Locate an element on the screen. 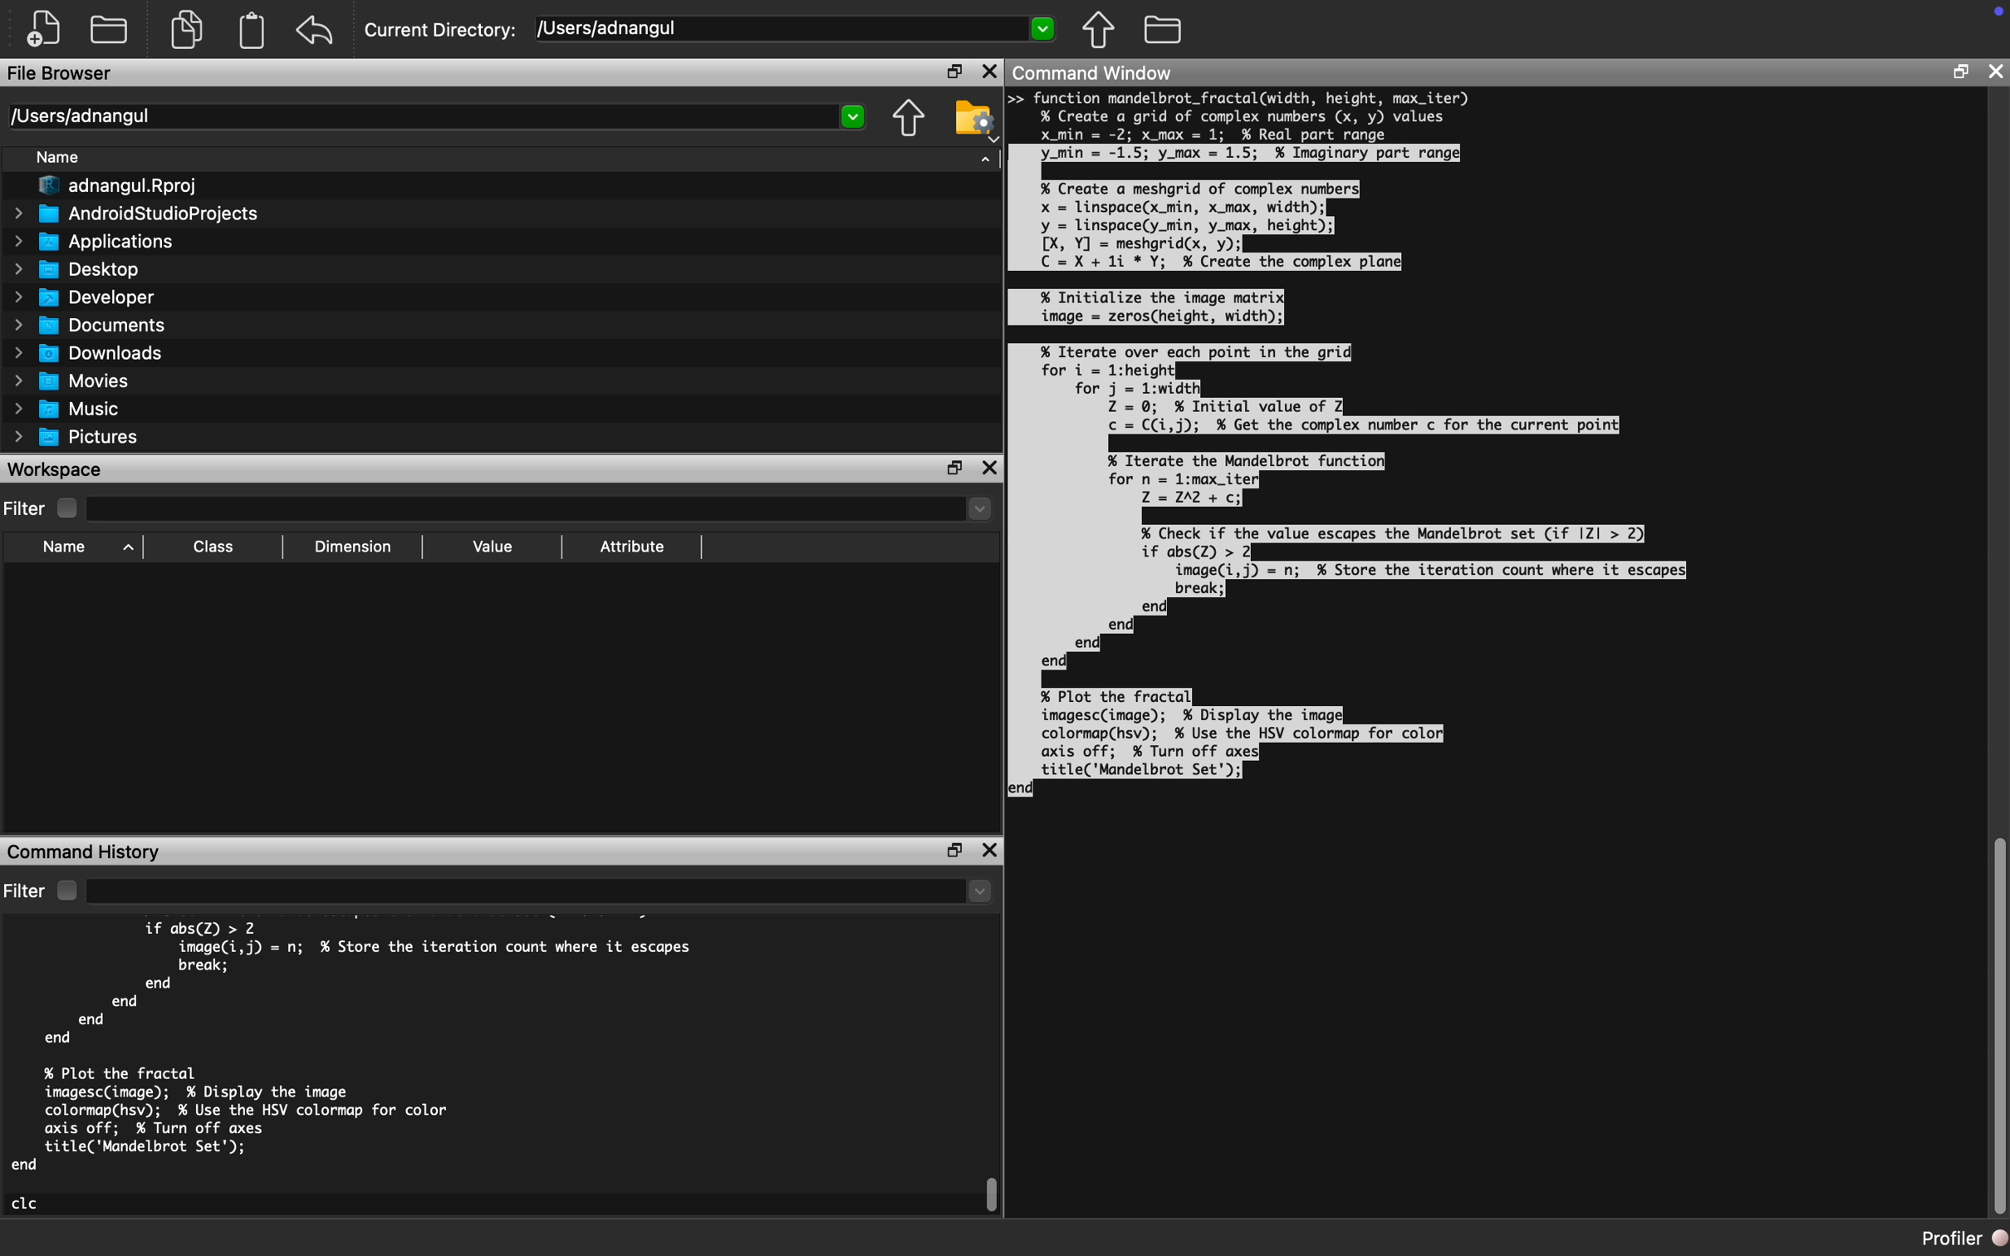 The image size is (2010, 1256). Command History is located at coordinates (89, 851).